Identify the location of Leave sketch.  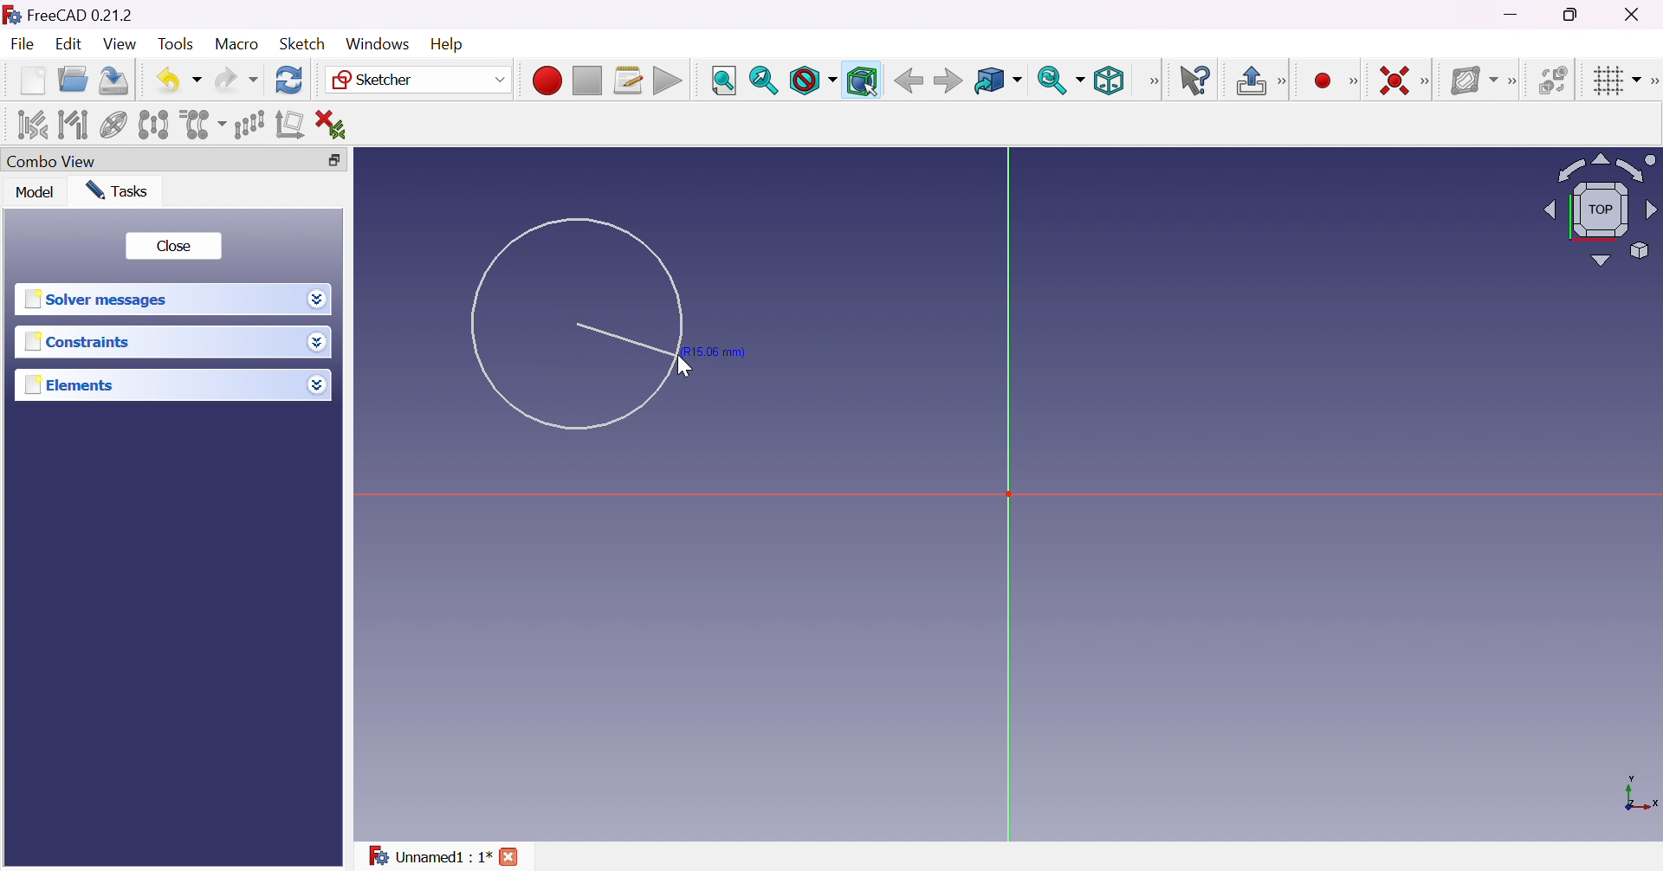
(1261, 81).